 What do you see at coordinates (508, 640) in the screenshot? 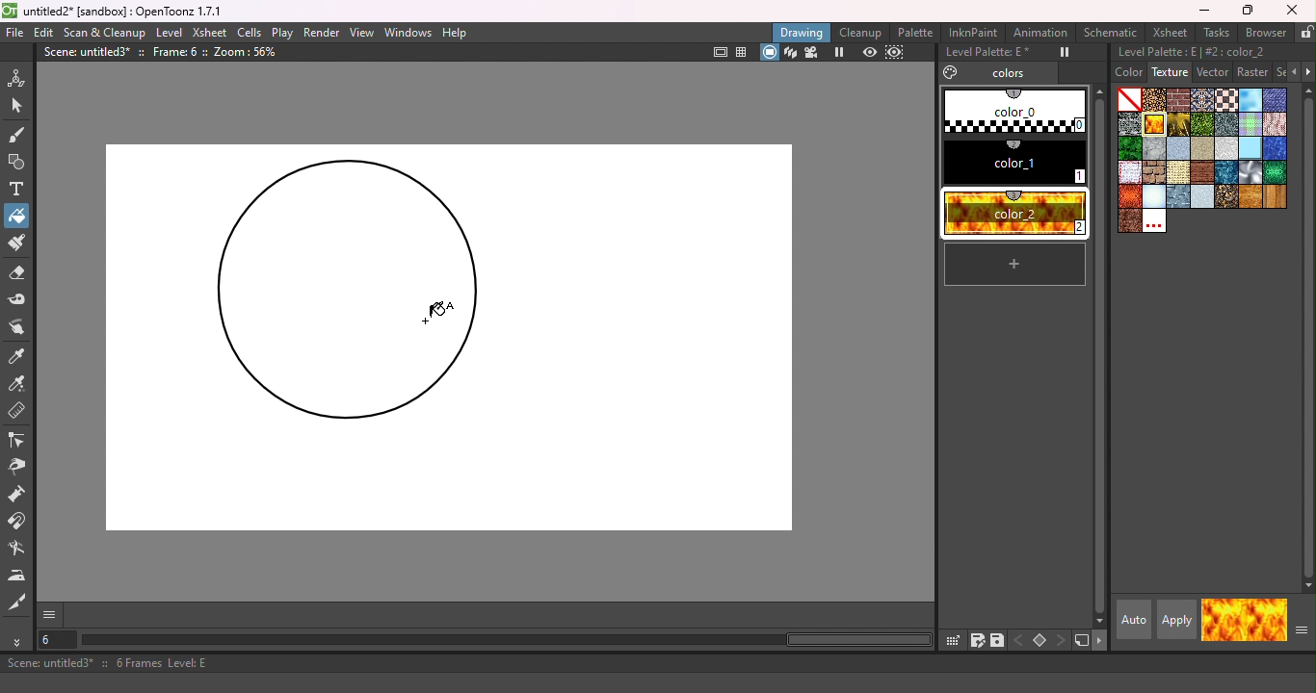
I see `horizontal scroll bar` at bounding box center [508, 640].